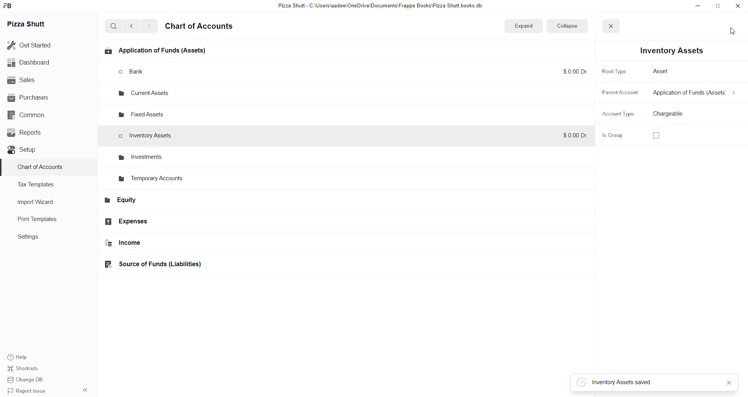  What do you see at coordinates (139, 157) in the screenshot?
I see `investments ` at bounding box center [139, 157].